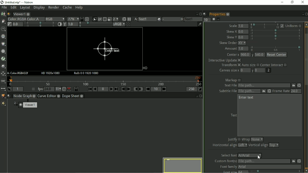 The height and width of the screenshot is (173, 308). What do you see at coordinates (32, 89) in the screenshot?
I see `Set playback frame rate` at bounding box center [32, 89].